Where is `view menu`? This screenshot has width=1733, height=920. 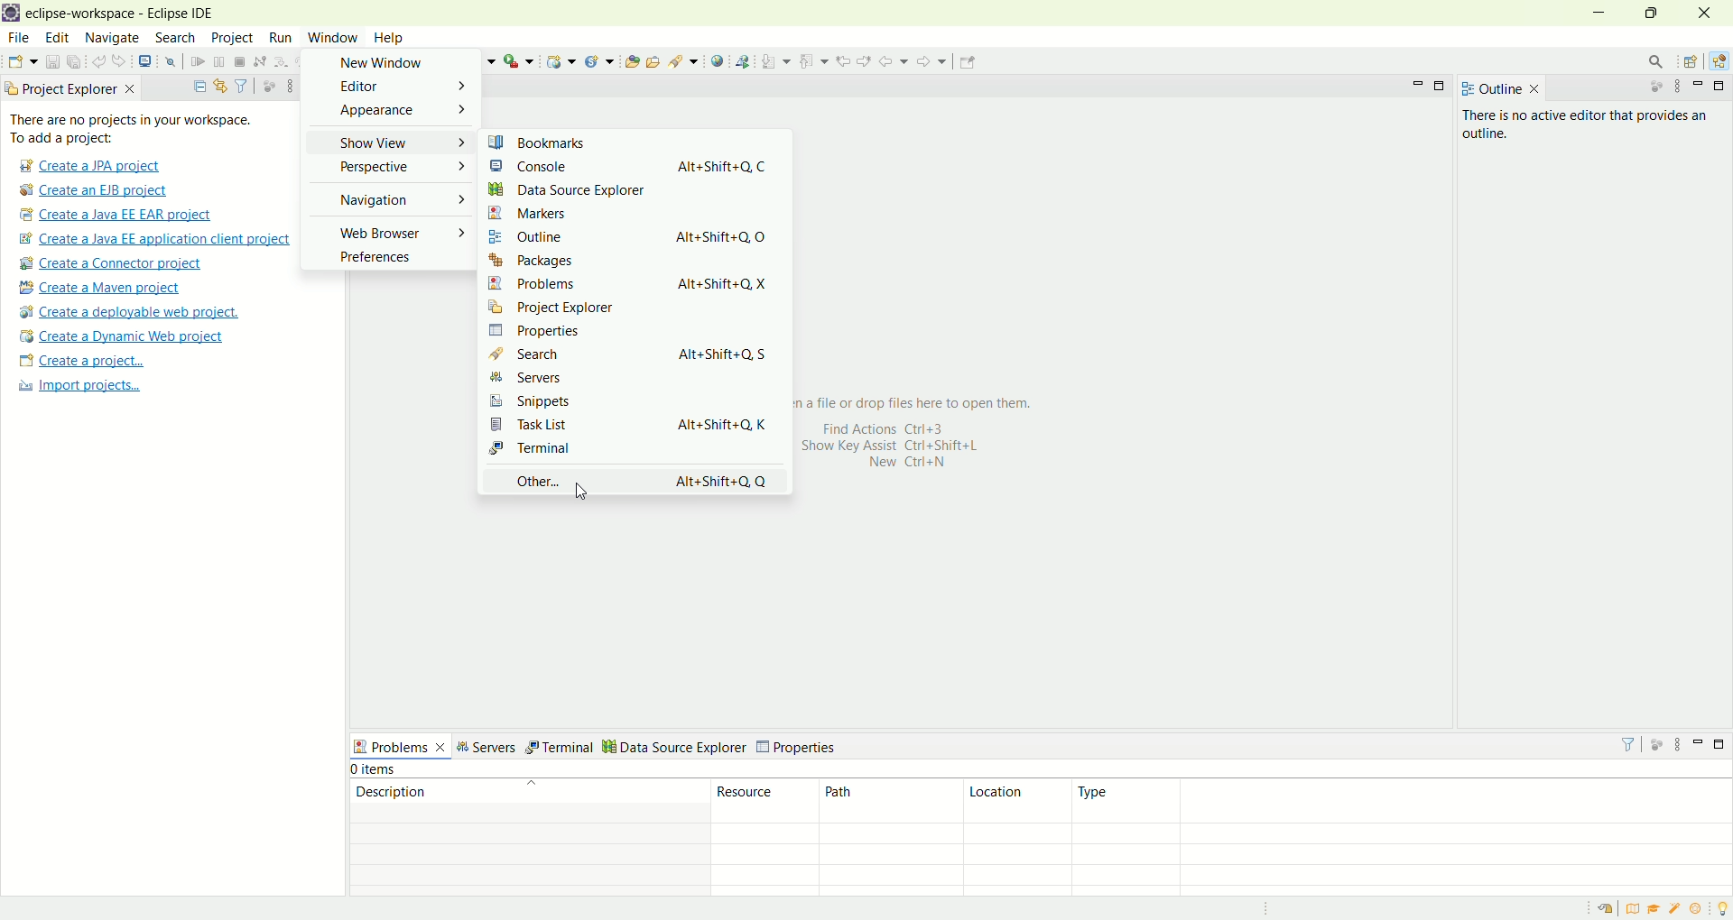 view menu is located at coordinates (1681, 745).